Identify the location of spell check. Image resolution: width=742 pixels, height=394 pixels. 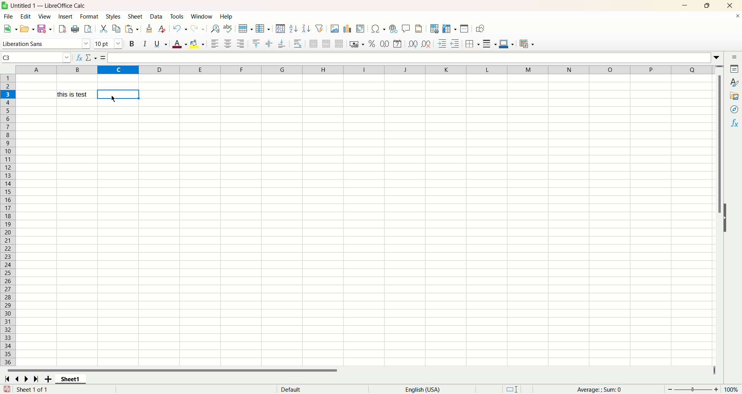
(229, 29).